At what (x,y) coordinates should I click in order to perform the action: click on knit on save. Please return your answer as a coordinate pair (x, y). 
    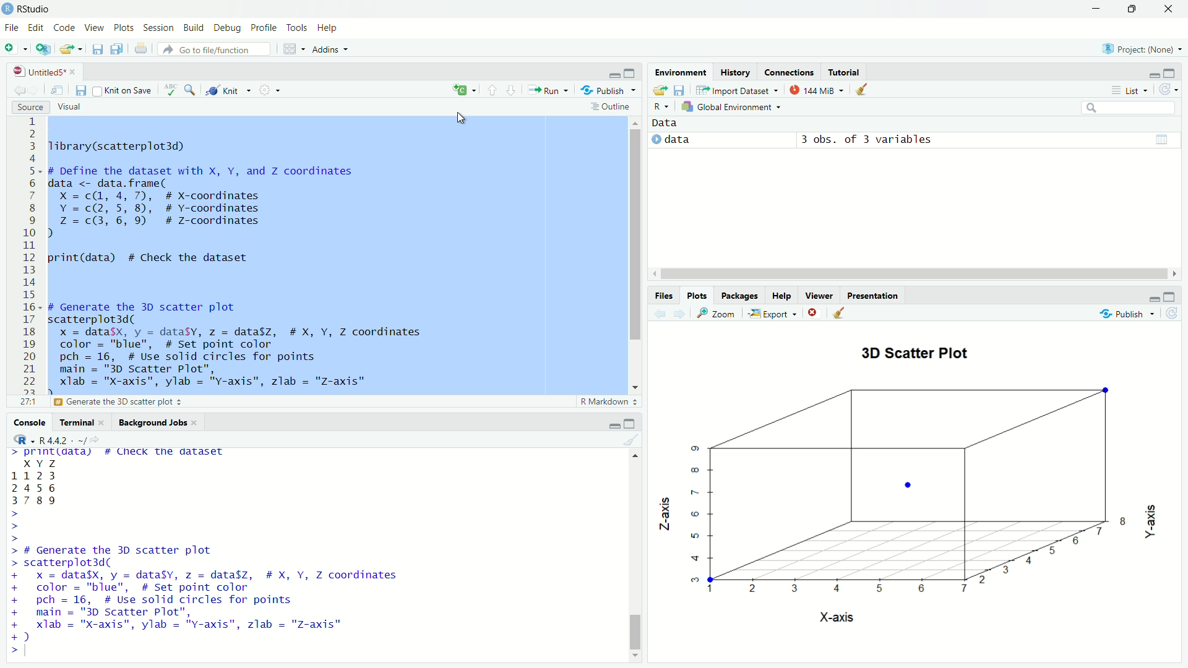
    Looking at the image, I should click on (121, 90).